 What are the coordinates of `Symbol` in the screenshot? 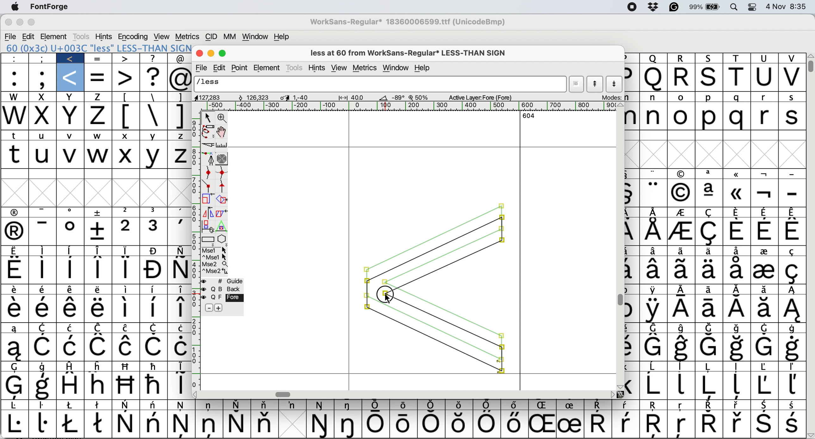 It's located at (178, 211).